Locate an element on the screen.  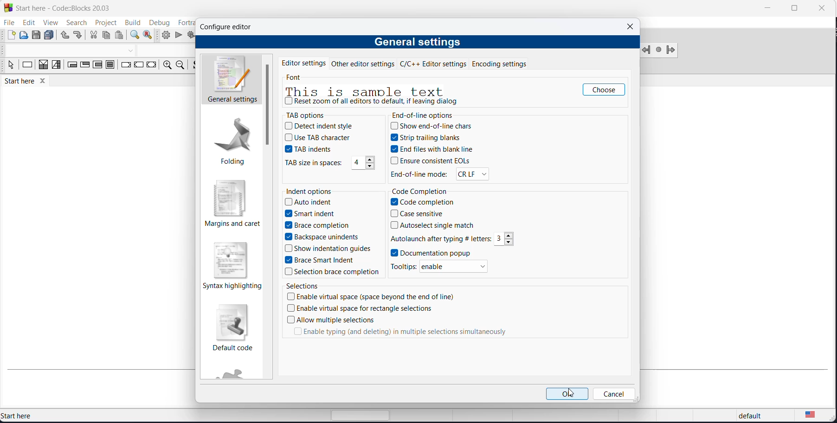
enable/disable is located at coordinates (456, 267).